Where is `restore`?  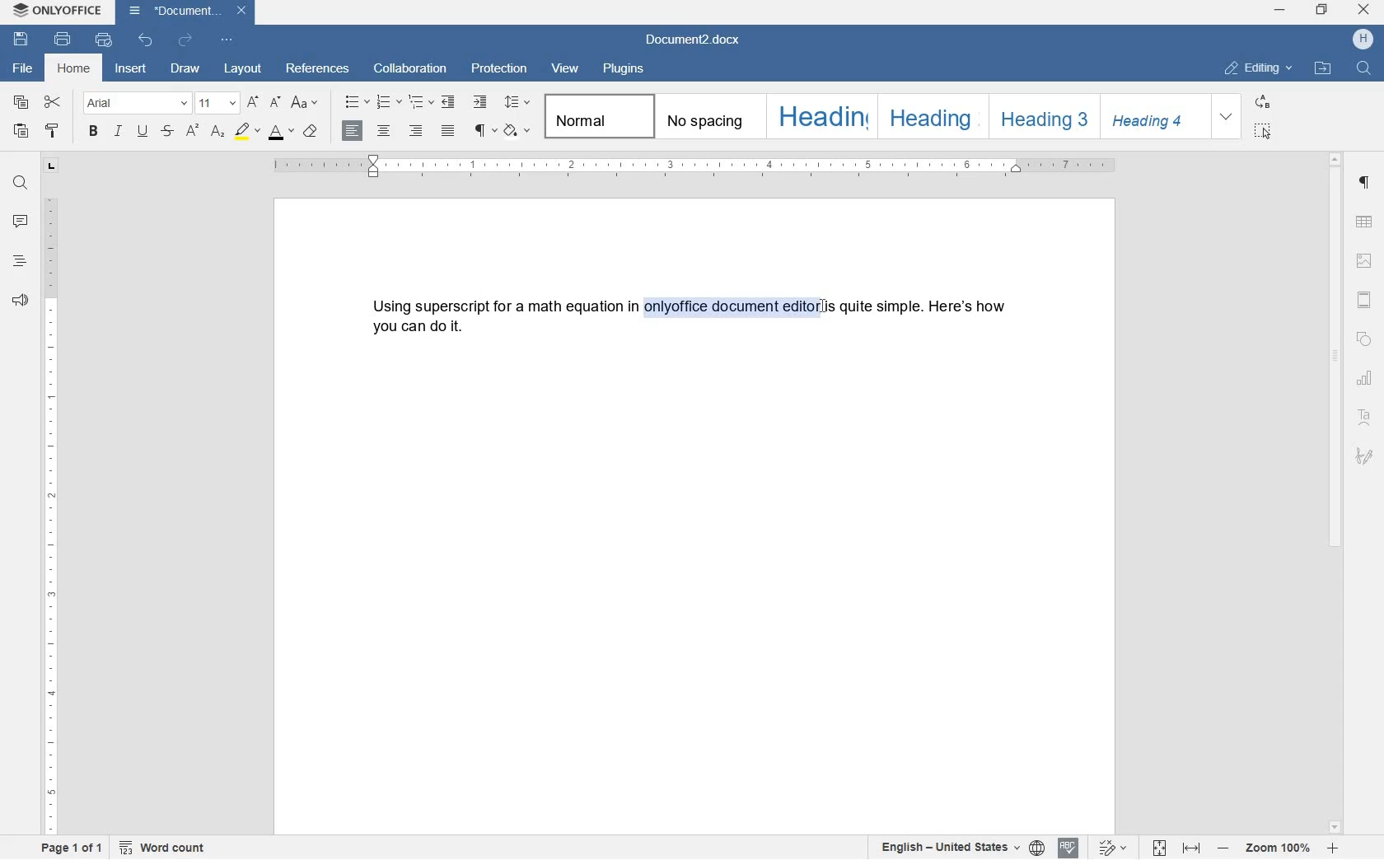 restore is located at coordinates (1323, 9).